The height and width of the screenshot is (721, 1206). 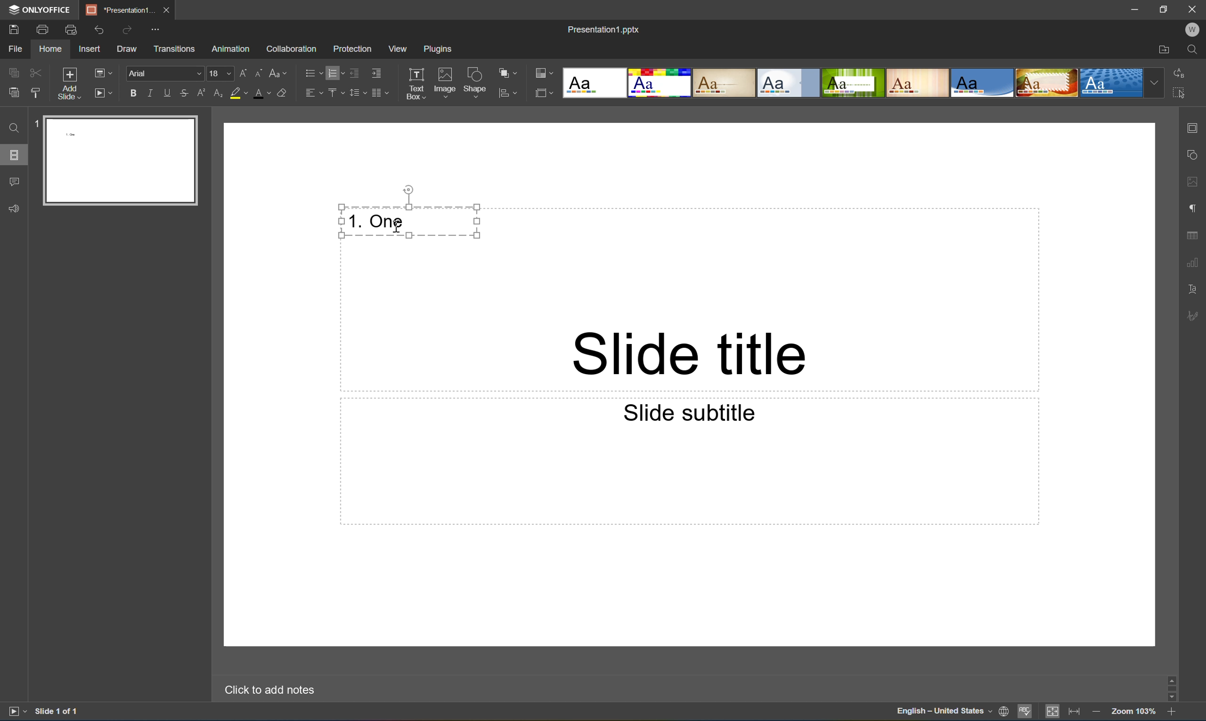 What do you see at coordinates (101, 72) in the screenshot?
I see `Change slide layout` at bounding box center [101, 72].